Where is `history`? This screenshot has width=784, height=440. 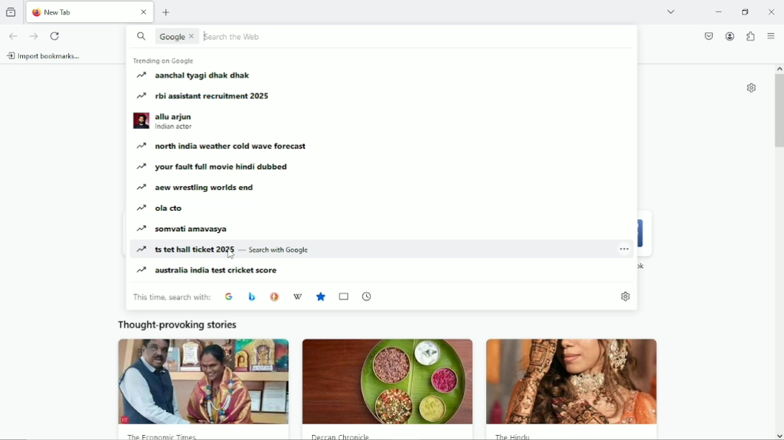 history is located at coordinates (368, 296).